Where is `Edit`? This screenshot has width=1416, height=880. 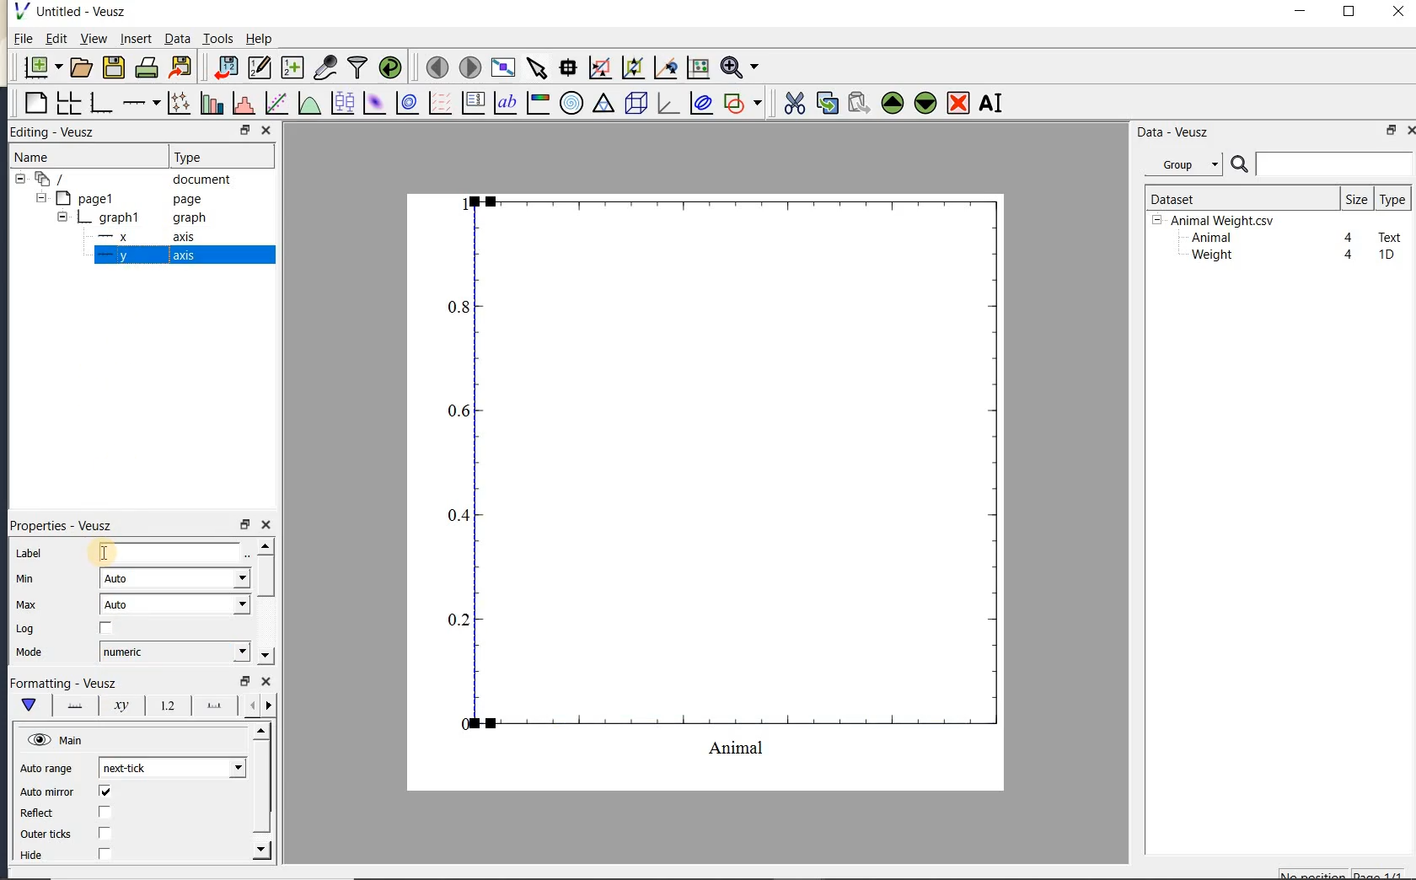
Edit is located at coordinates (53, 40).